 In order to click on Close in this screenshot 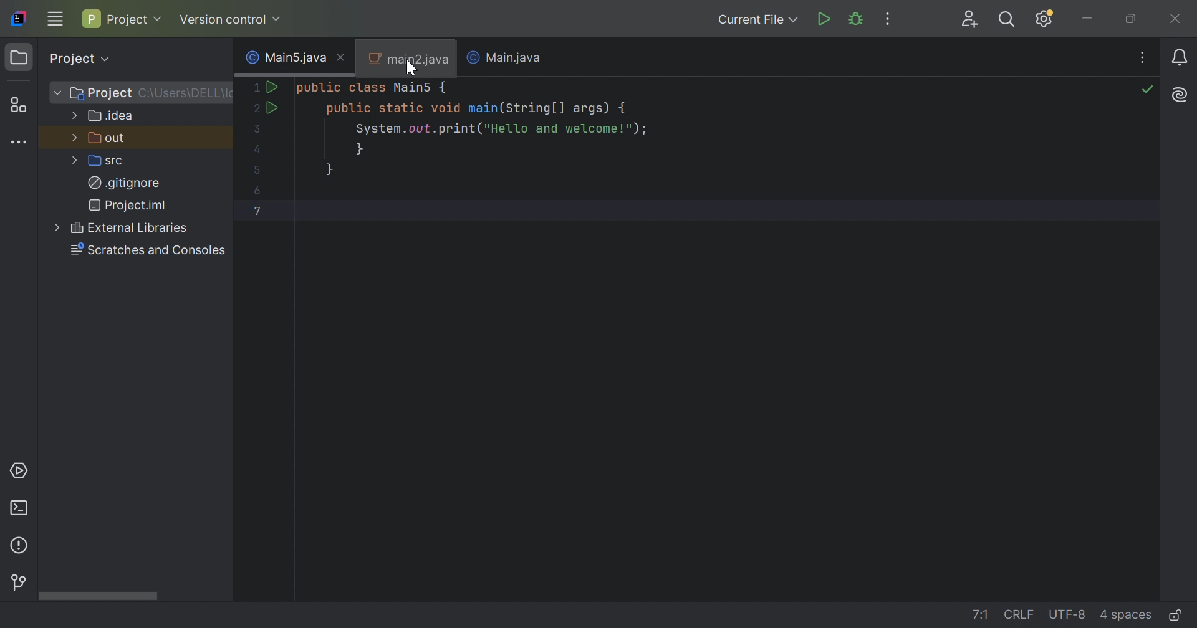, I will do `click(340, 57)`.